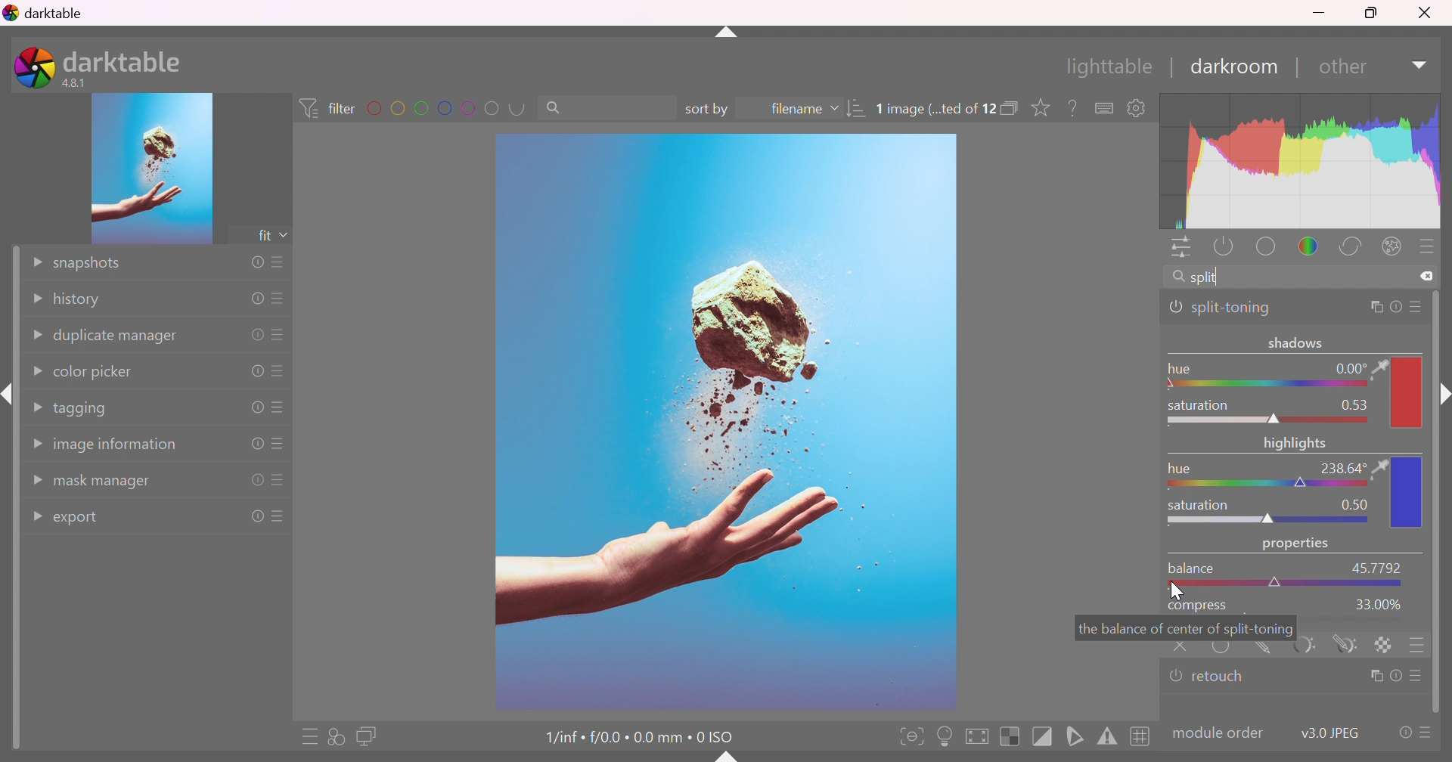 The image size is (1452, 762). What do you see at coordinates (1075, 736) in the screenshot?
I see `toggle softproofing` at bounding box center [1075, 736].